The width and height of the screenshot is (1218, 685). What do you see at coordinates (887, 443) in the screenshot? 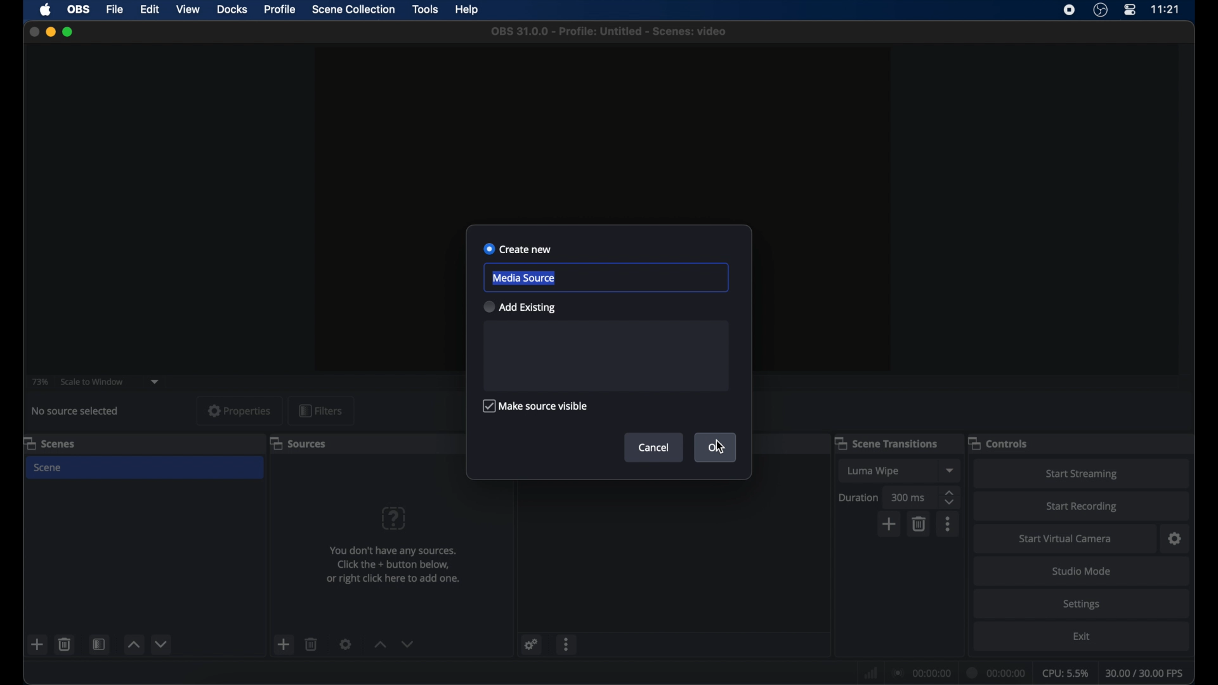
I see `scene transitions` at bounding box center [887, 443].